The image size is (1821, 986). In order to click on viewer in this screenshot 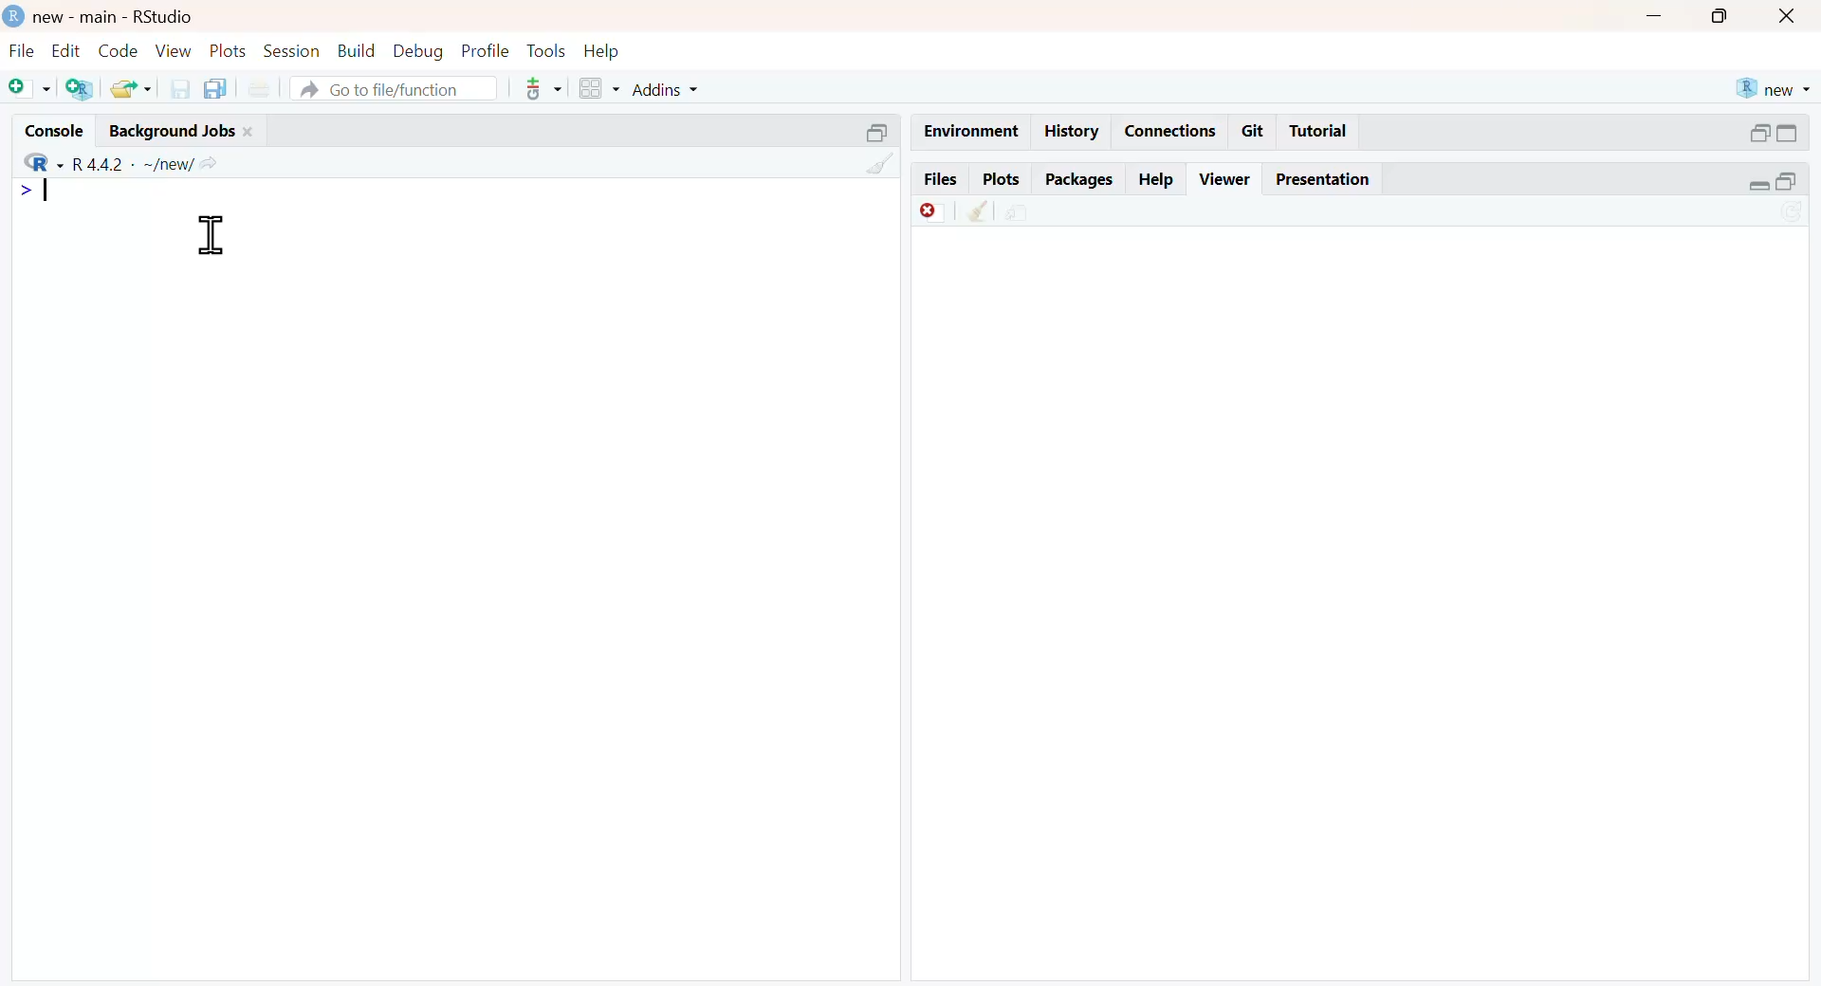, I will do `click(1225, 179)`.